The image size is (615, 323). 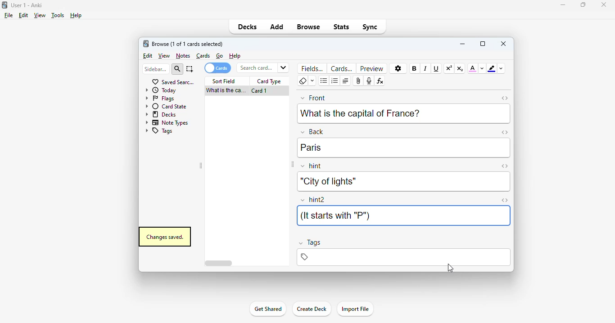 I want to click on cards, so click(x=217, y=68).